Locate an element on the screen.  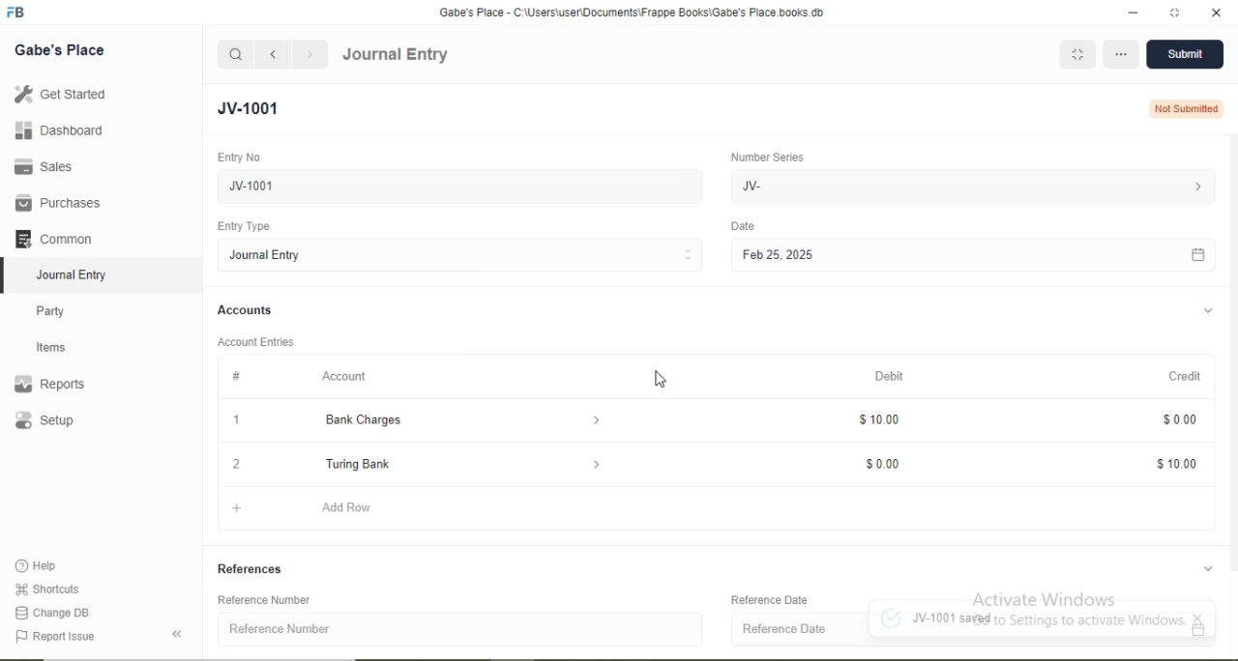
Reports is located at coordinates (59, 385).